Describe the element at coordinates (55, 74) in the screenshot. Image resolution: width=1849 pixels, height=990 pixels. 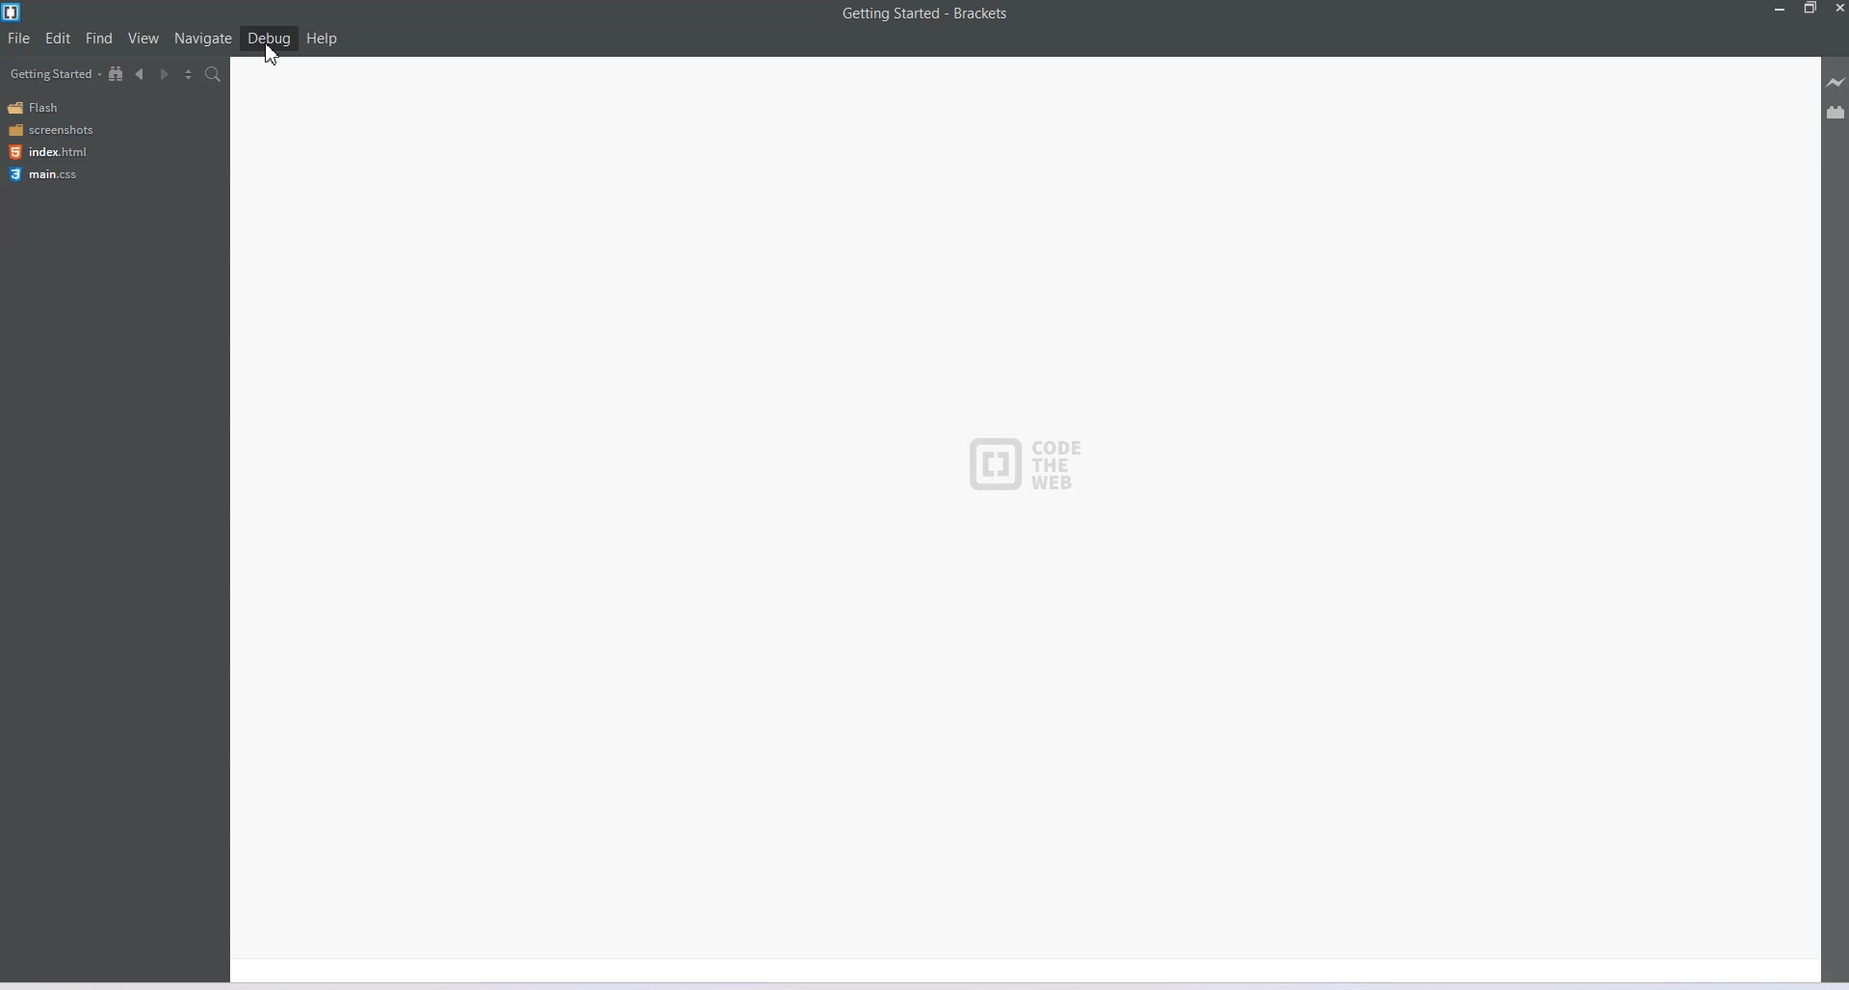
I see `Getting Started` at that location.